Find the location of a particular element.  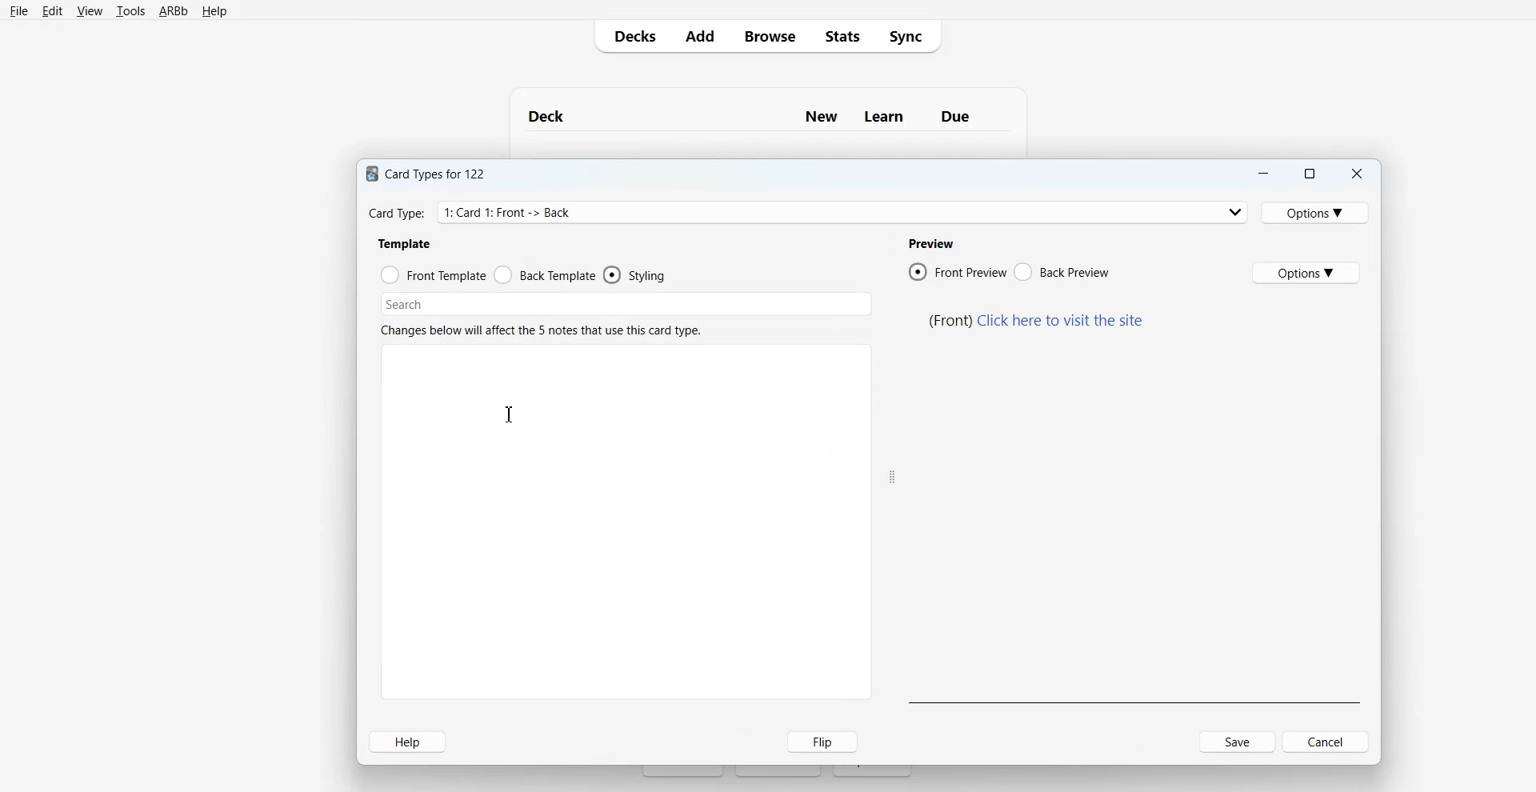

Tools is located at coordinates (130, 11).